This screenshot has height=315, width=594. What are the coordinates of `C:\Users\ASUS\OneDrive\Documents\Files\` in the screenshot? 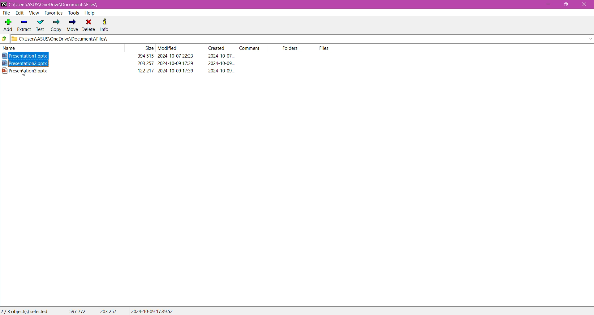 It's located at (59, 5).